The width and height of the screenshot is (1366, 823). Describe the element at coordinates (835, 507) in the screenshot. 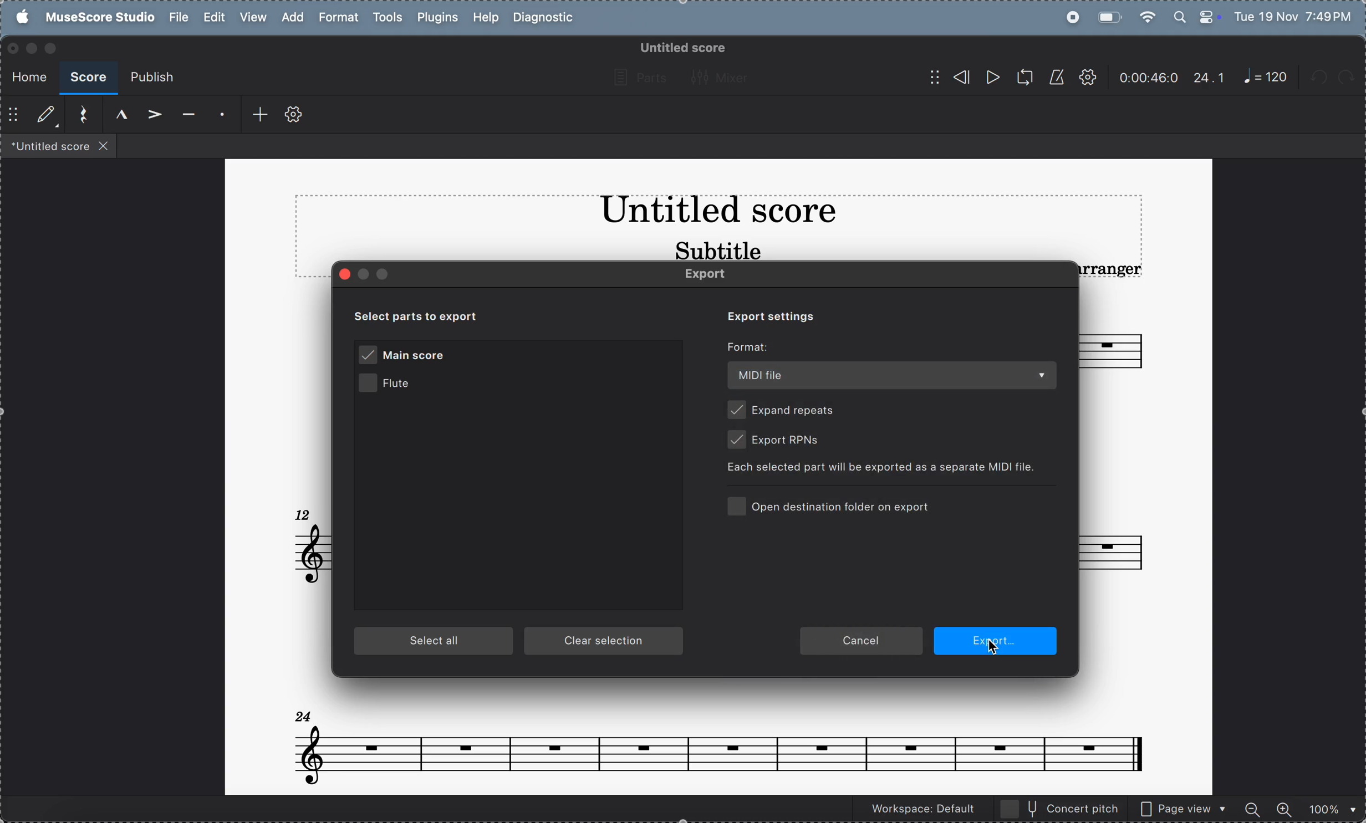

I see `open destination folder on export` at that location.